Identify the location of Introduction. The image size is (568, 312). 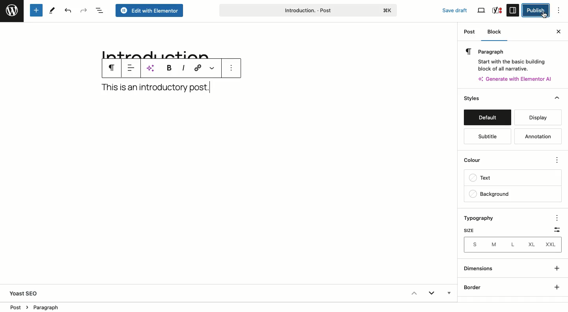
(153, 51).